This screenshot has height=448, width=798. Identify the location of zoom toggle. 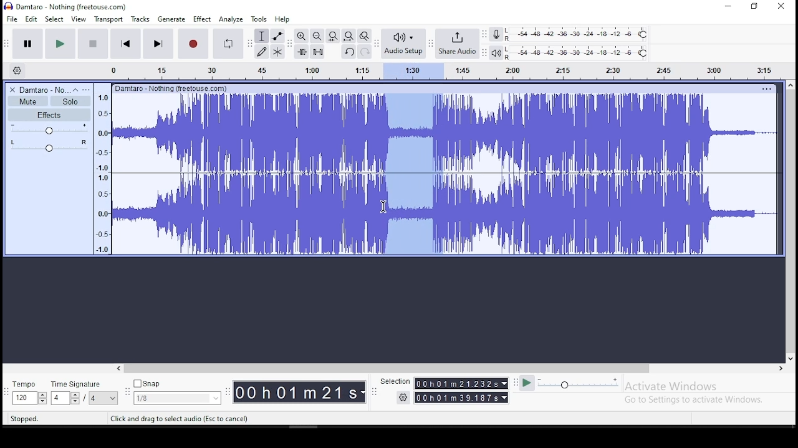
(363, 37).